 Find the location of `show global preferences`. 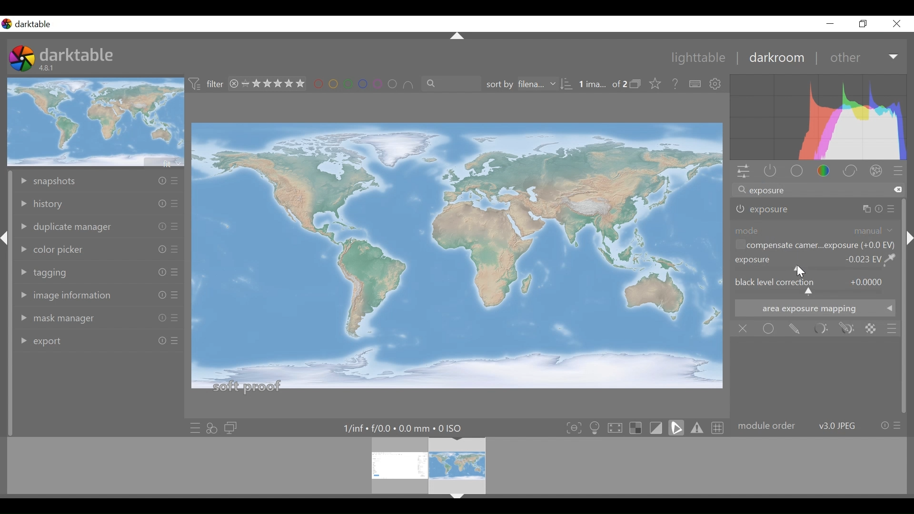

show global preferences is located at coordinates (716, 84).